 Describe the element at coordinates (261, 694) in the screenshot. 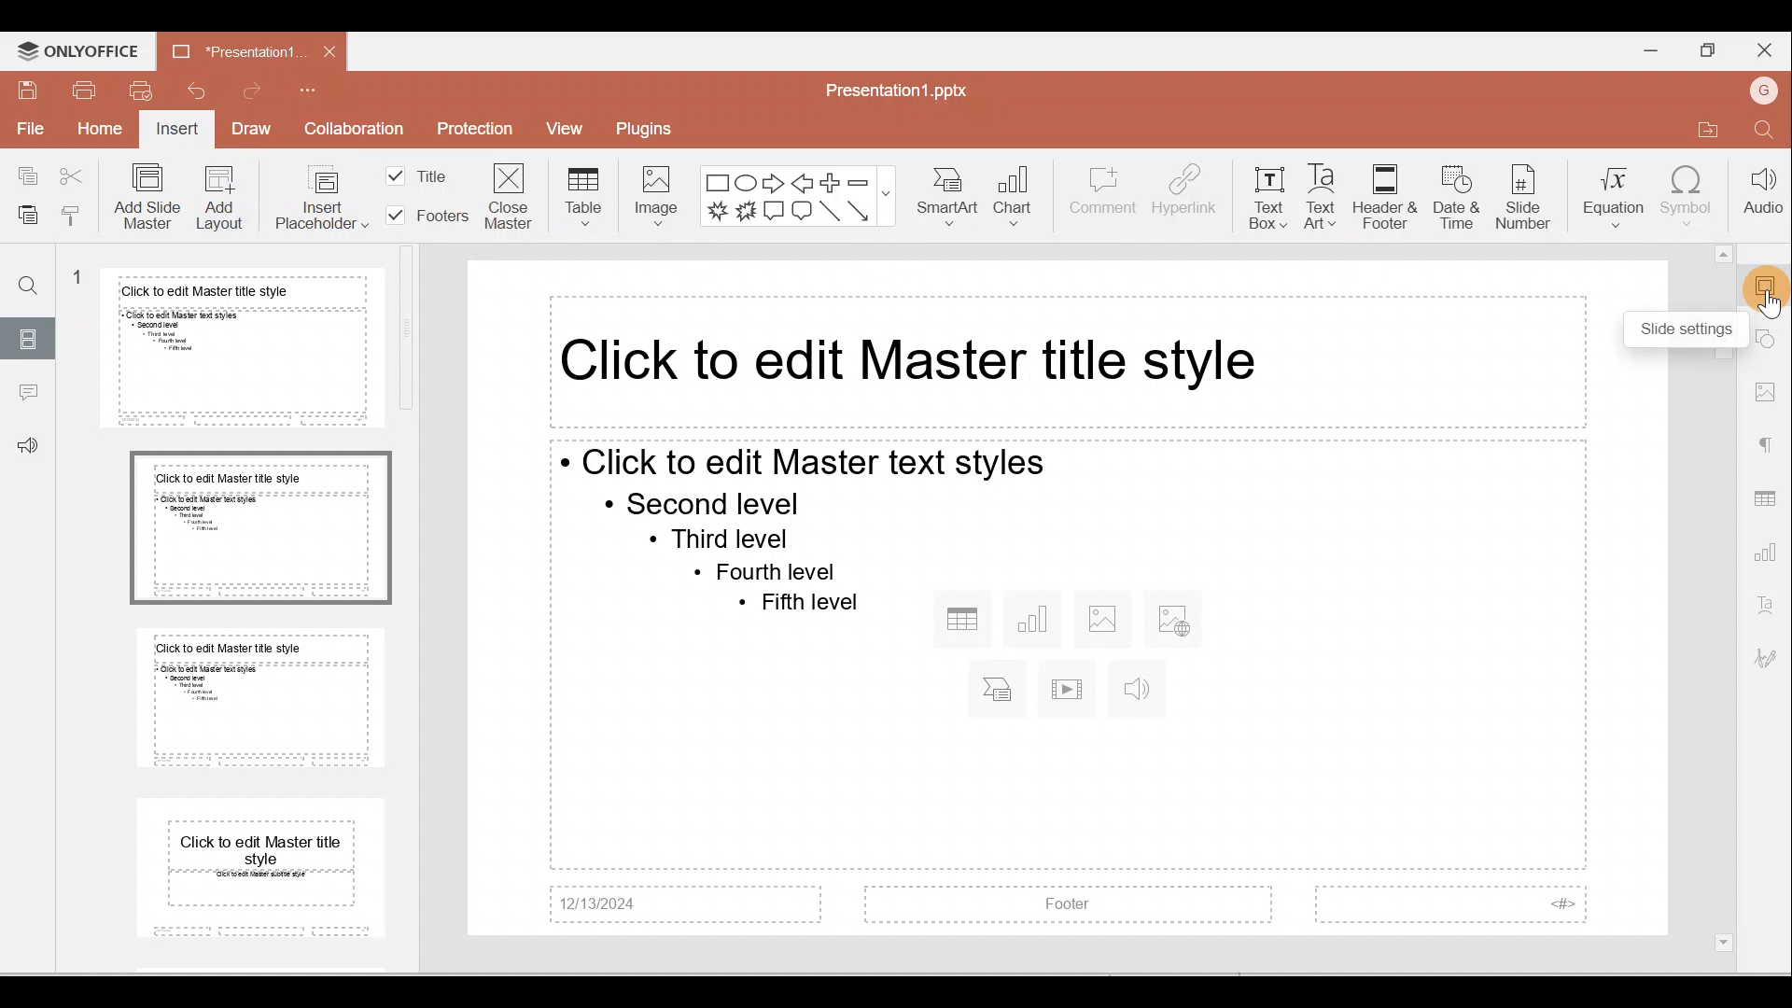

I see `Master slide 3` at that location.